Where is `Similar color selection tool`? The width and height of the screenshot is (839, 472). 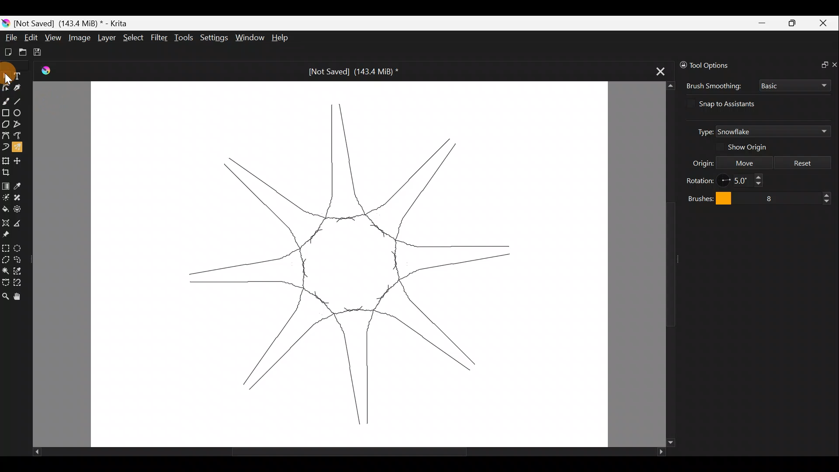
Similar color selection tool is located at coordinates (19, 271).